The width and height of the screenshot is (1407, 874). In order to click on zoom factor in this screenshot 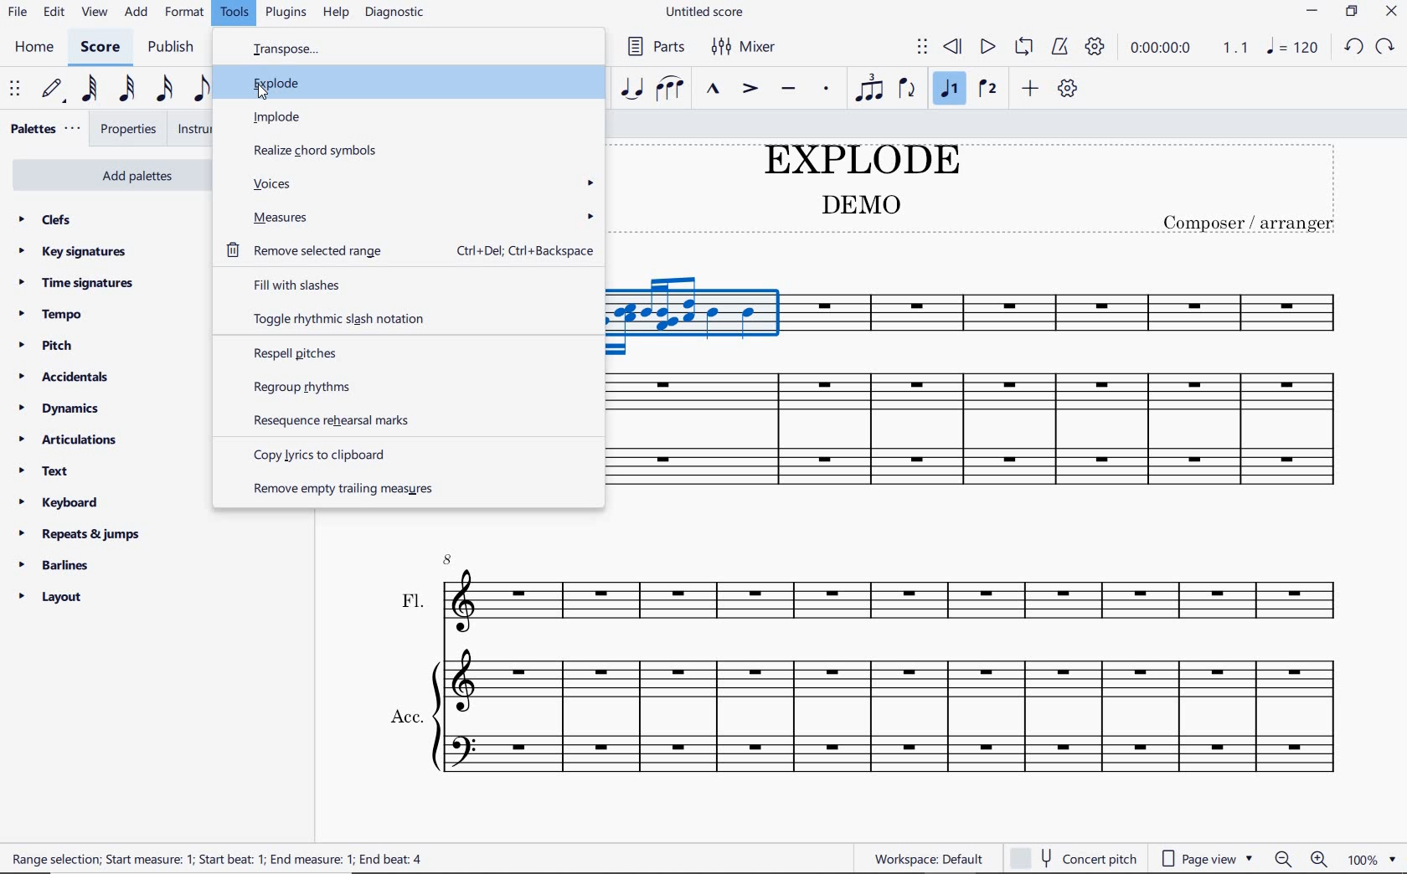, I will do `click(1374, 856)`.